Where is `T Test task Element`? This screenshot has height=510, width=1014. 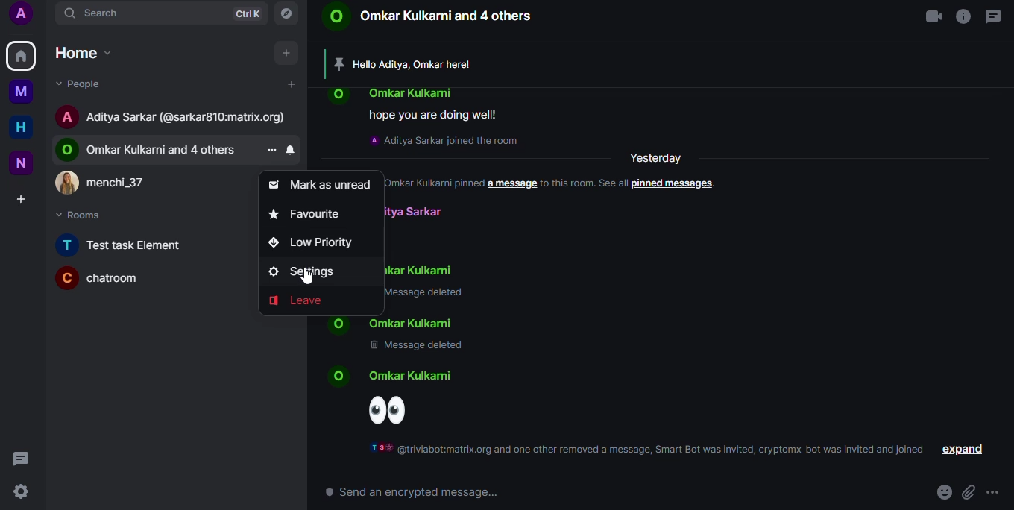 T Test task Element is located at coordinates (124, 245).